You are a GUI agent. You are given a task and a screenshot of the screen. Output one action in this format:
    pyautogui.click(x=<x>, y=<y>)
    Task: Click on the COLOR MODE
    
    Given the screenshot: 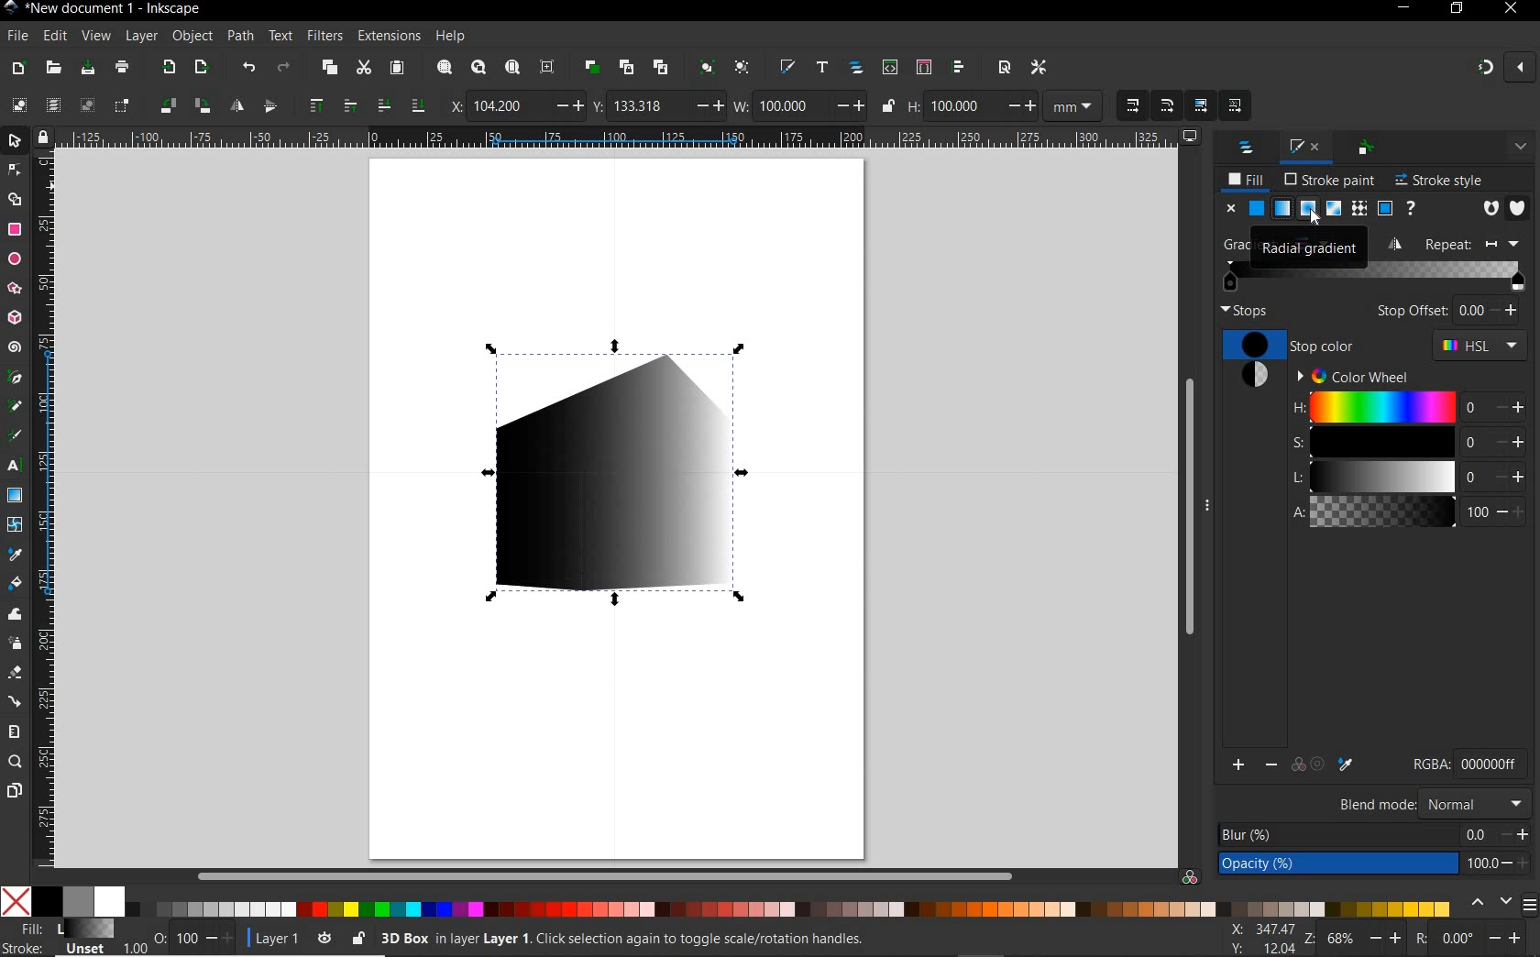 What is the action you would take?
    pyautogui.click(x=727, y=901)
    